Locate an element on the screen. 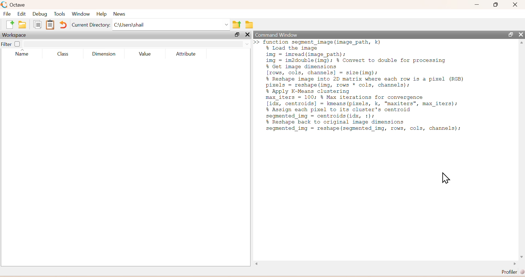 The width and height of the screenshot is (525, 277). scroll down is located at coordinates (520, 256).